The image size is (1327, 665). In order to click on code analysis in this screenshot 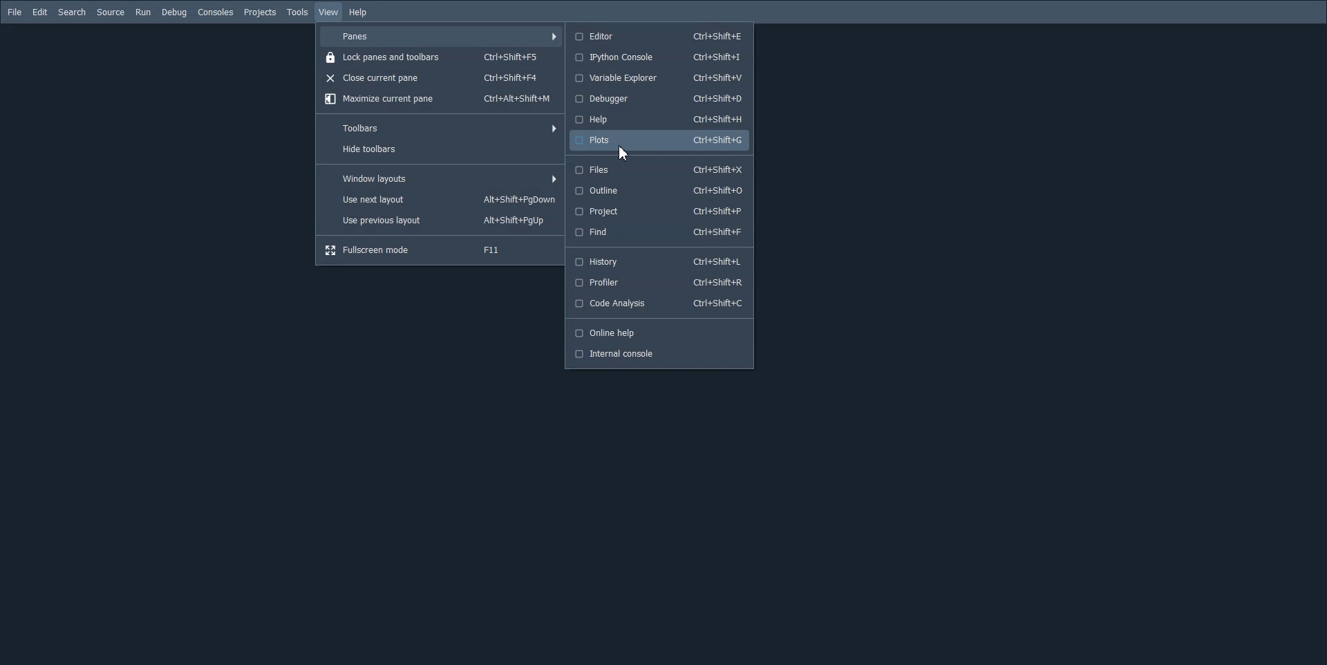, I will do `click(659, 305)`.